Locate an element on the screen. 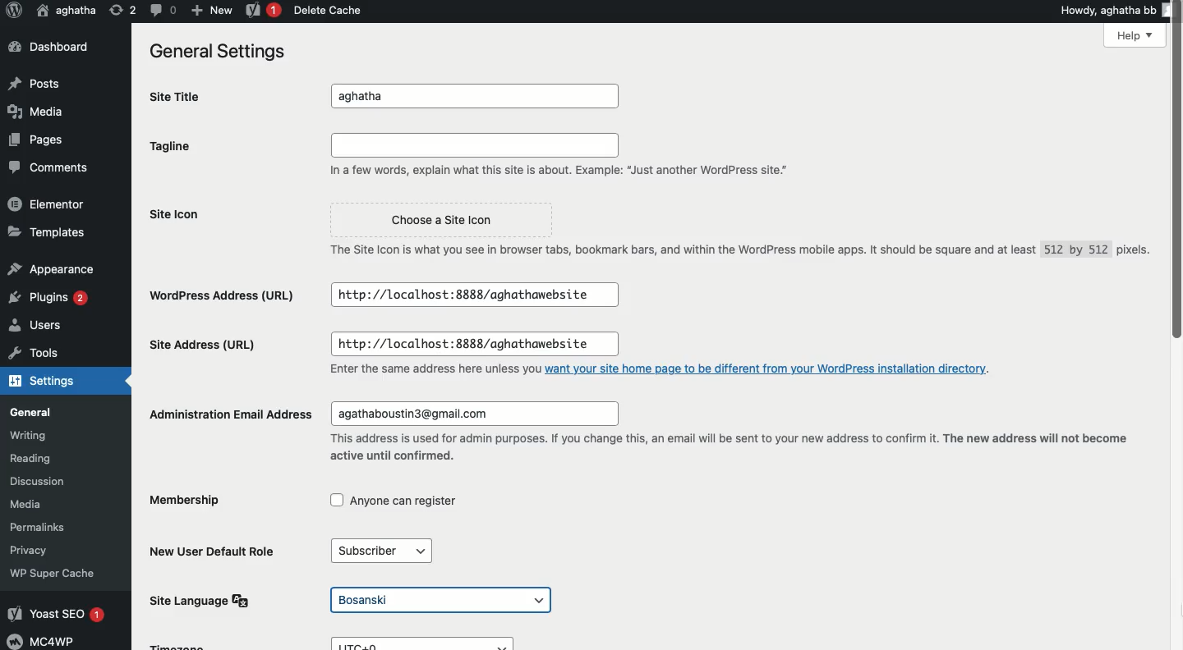 This screenshot has width=1183, height=650. agathaboustin3@gmail.com is located at coordinates (471, 414).